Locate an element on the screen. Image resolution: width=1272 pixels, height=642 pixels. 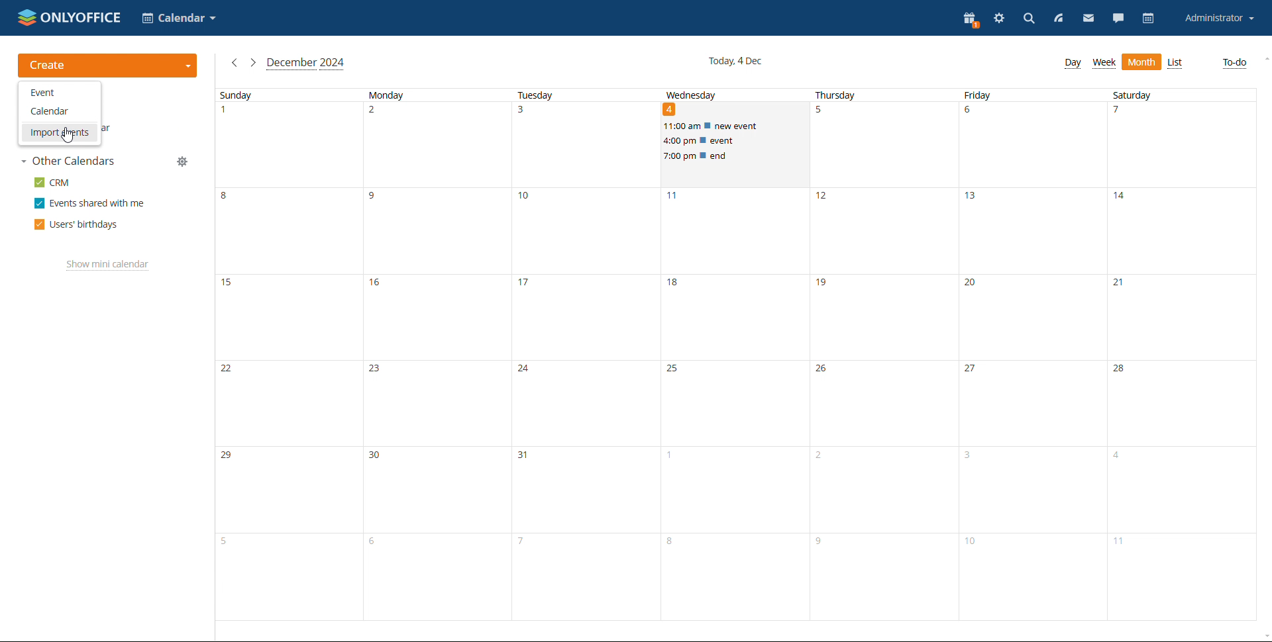
search is located at coordinates (1028, 19).